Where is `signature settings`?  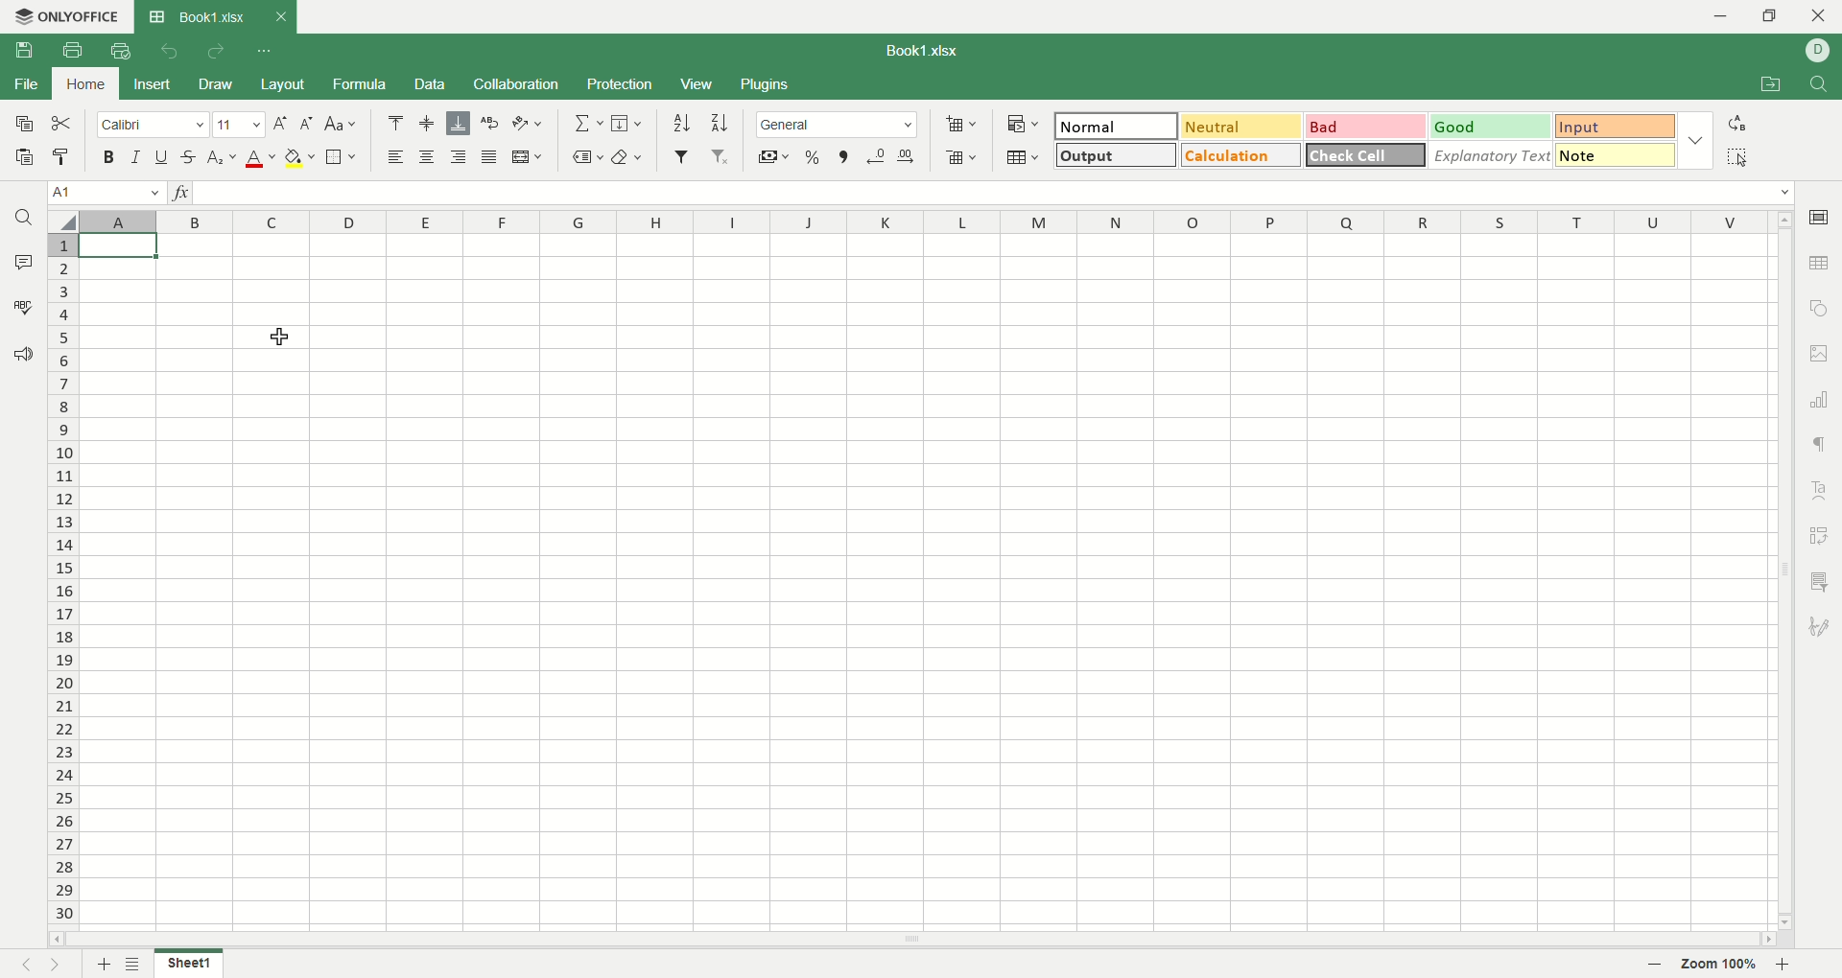 signature settings is located at coordinates (1820, 629).